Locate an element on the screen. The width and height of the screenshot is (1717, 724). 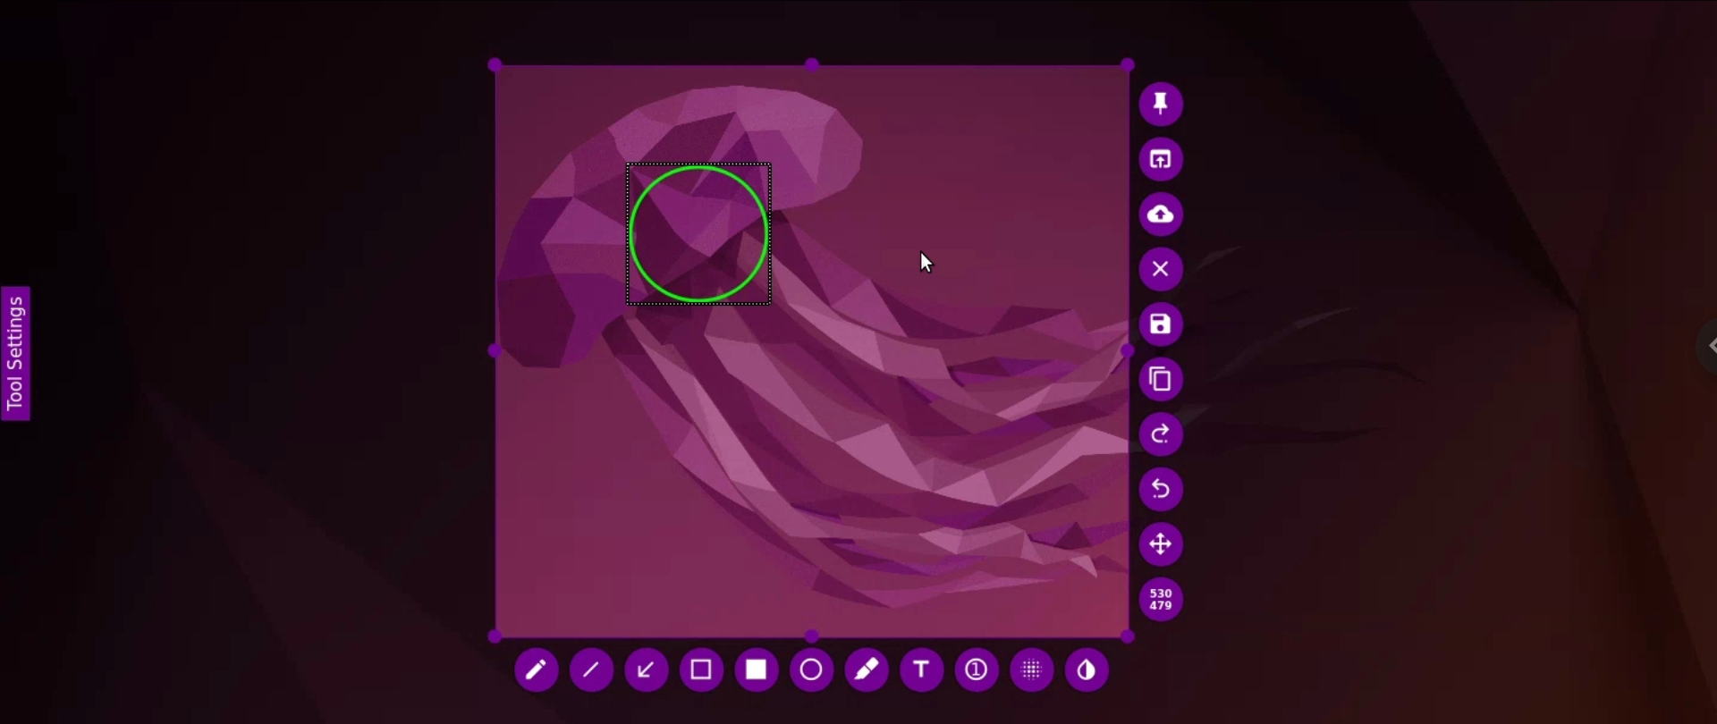
chrome options is located at coordinates (1694, 346).